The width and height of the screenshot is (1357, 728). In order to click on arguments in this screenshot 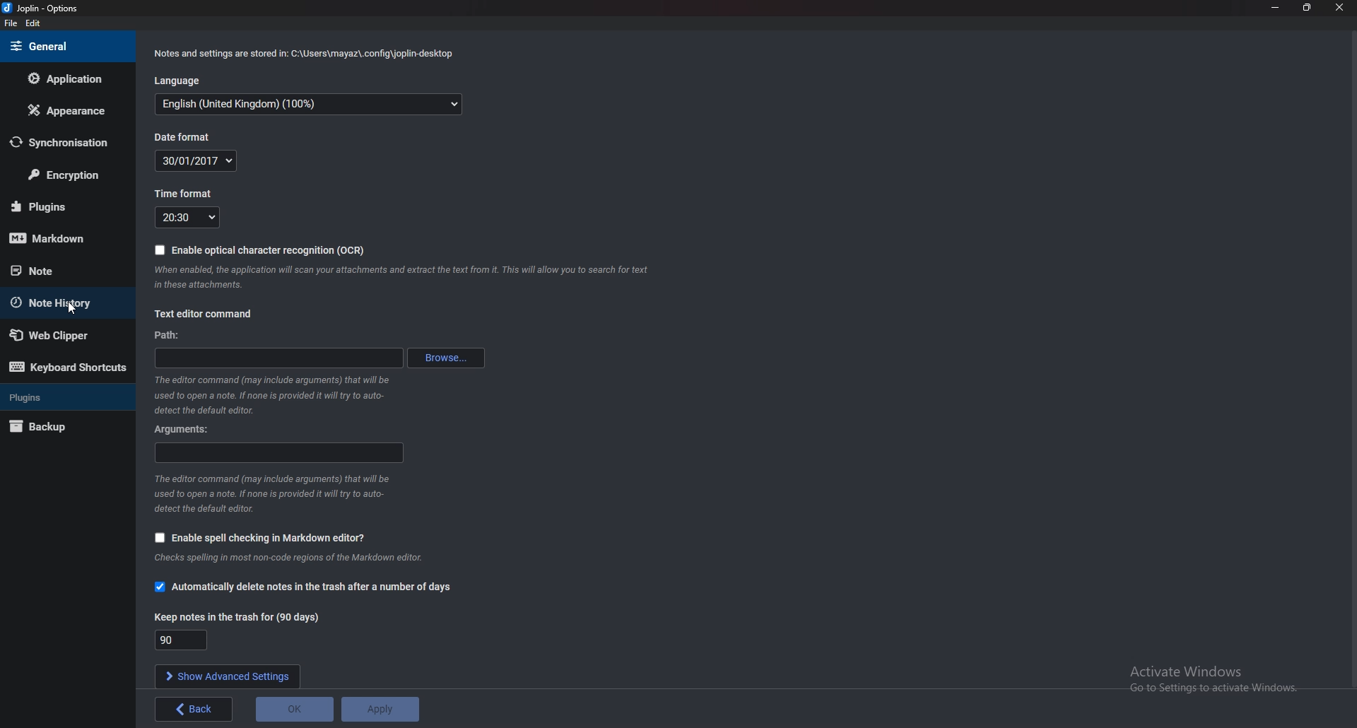, I will do `click(280, 452)`.